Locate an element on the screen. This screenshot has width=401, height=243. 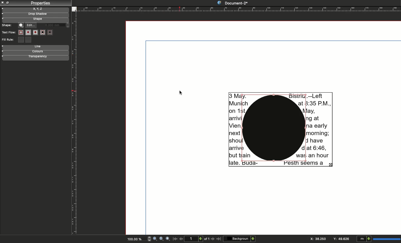
Cursor is located at coordinates (181, 93).